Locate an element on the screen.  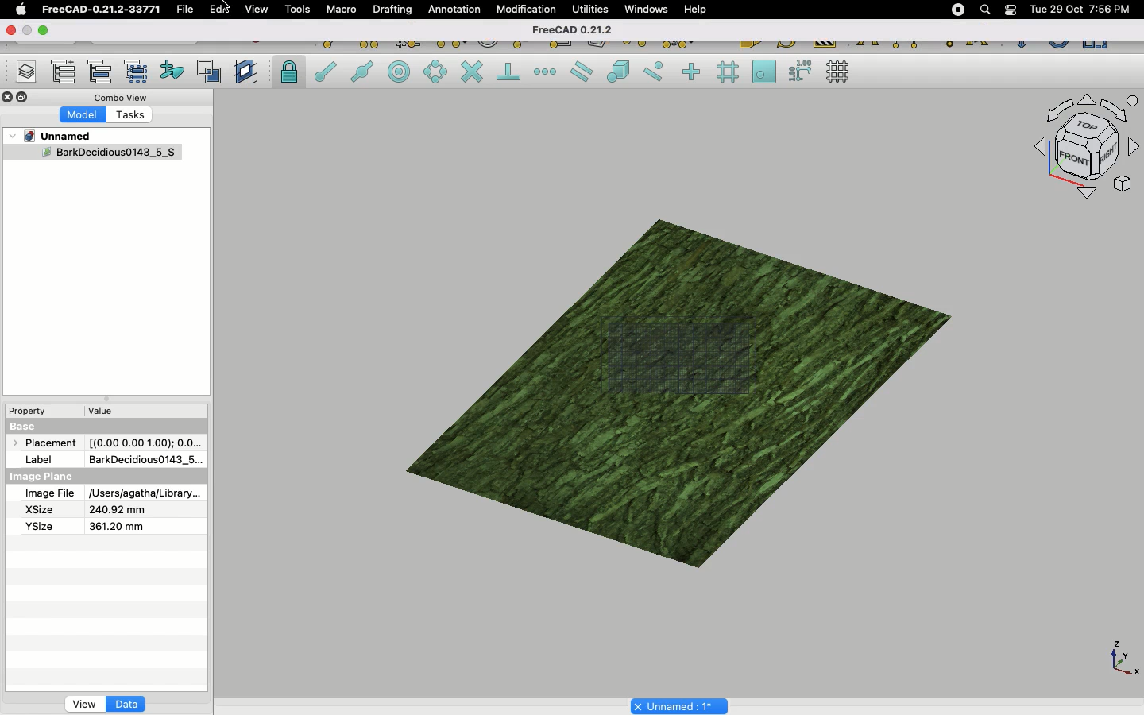
Navigation styles is located at coordinates (1085, 149).